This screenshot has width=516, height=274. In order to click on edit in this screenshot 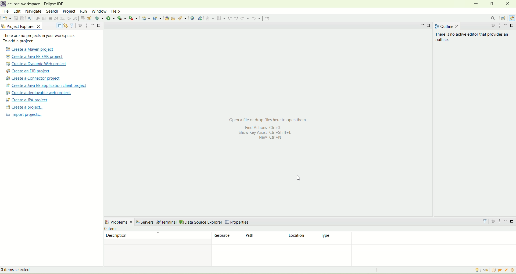, I will do `click(17, 12)`.